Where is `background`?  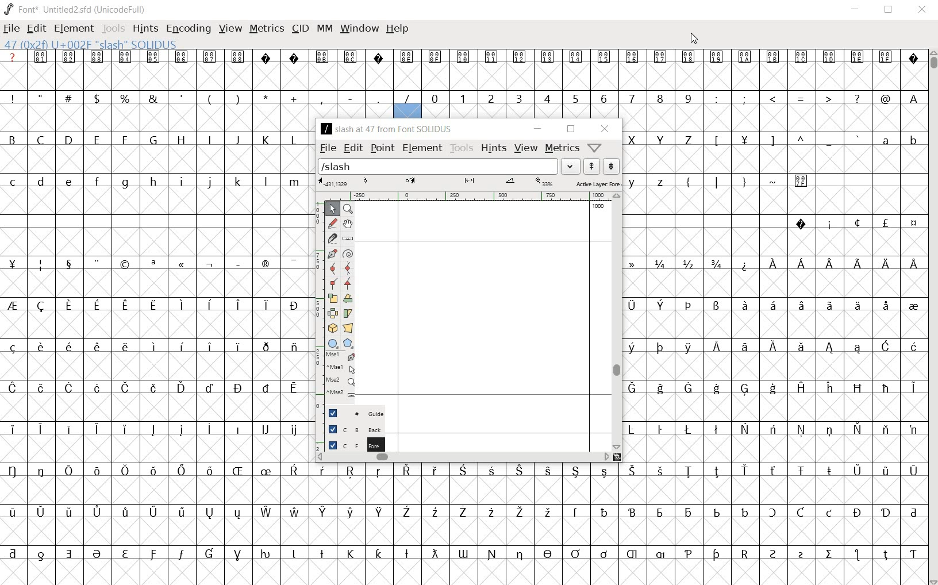
background is located at coordinates (351, 428).